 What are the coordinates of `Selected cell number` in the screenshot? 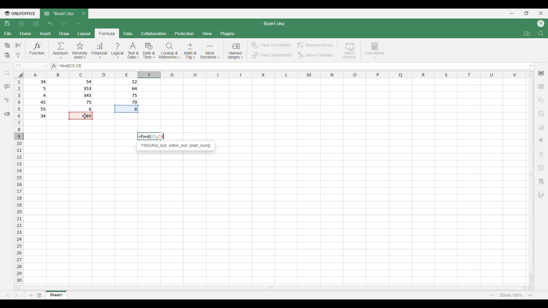 It's located at (157, 136).